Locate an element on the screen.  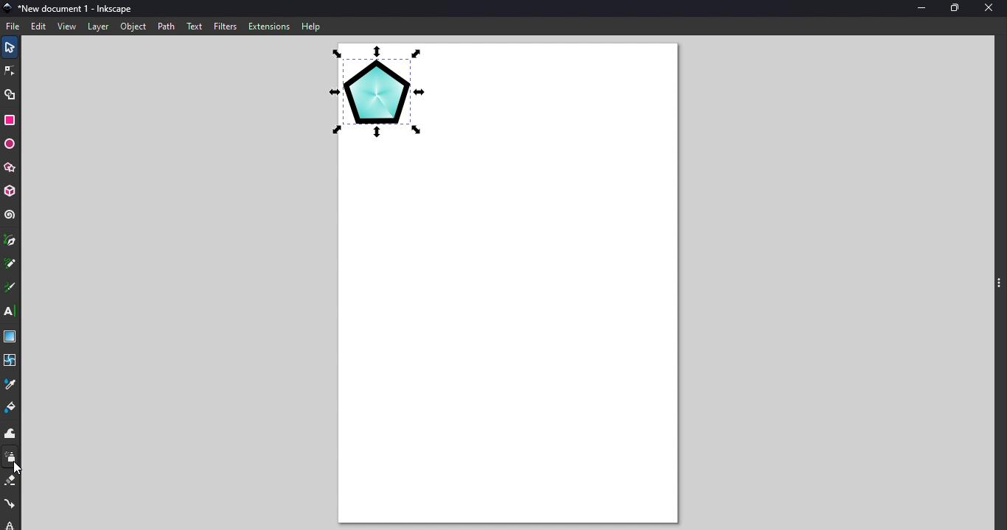
Mesh tool is located at coordinates (12, 358).